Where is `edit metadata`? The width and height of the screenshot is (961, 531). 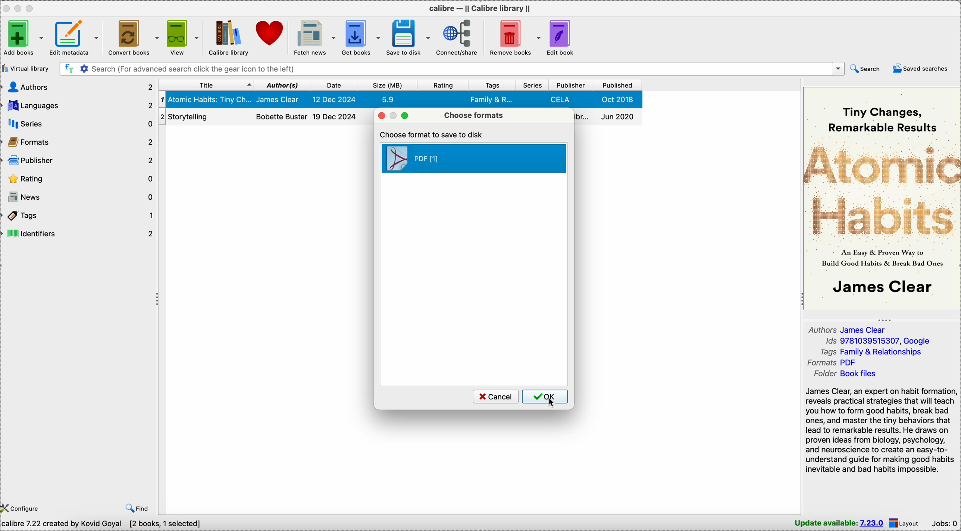 edit metadata is located at coordinates (78, 38).